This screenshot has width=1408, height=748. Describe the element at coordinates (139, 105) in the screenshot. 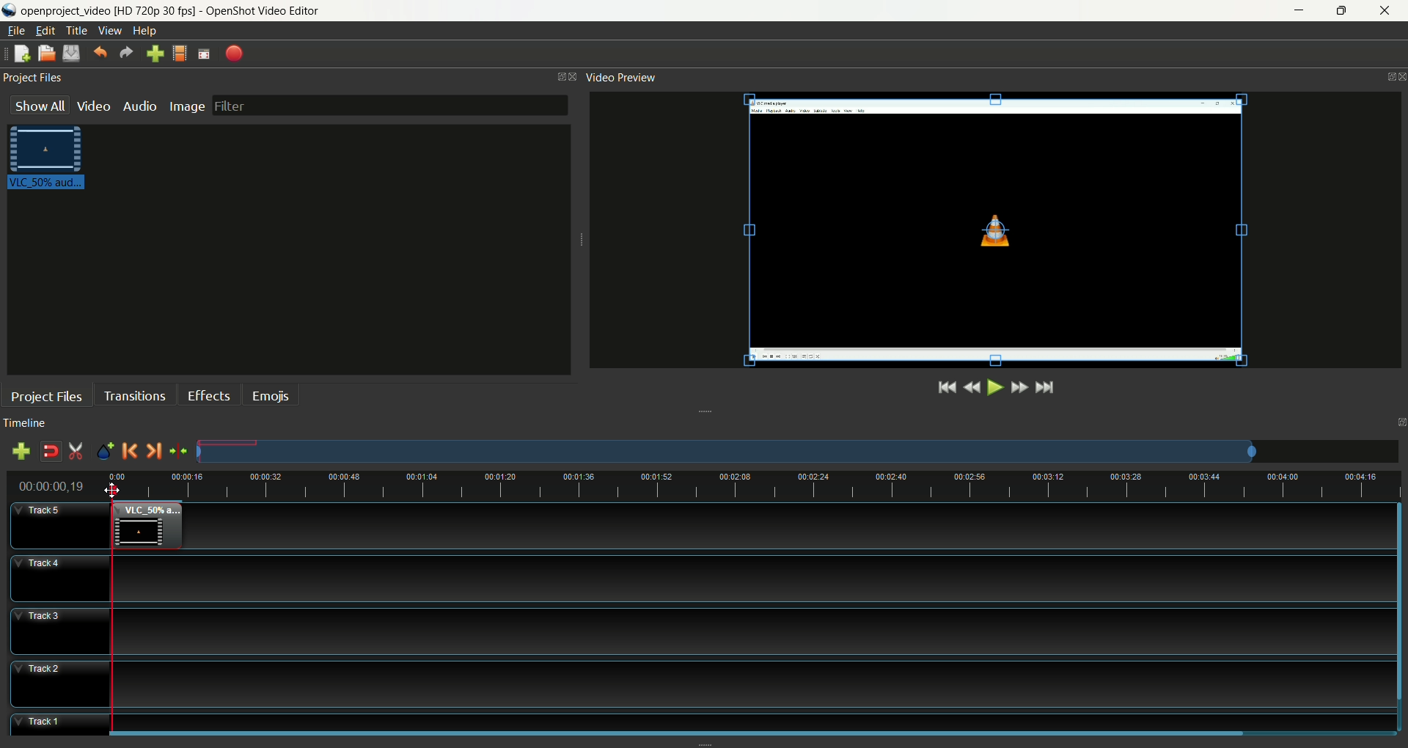

I see `audio` at that location.